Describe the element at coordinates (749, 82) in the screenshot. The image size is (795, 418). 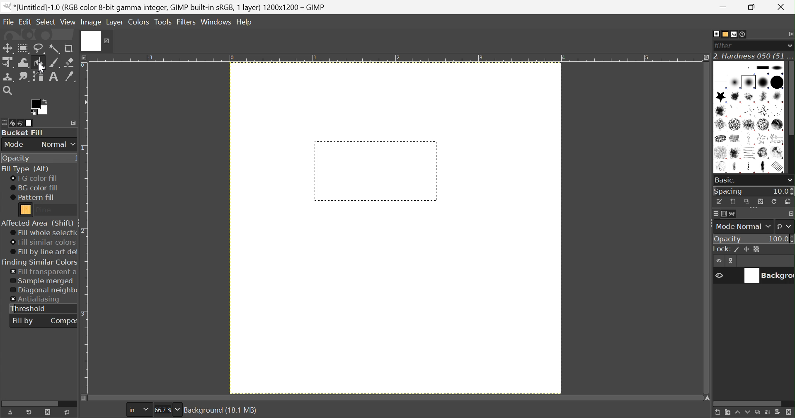
I see `Hardness` at that location.